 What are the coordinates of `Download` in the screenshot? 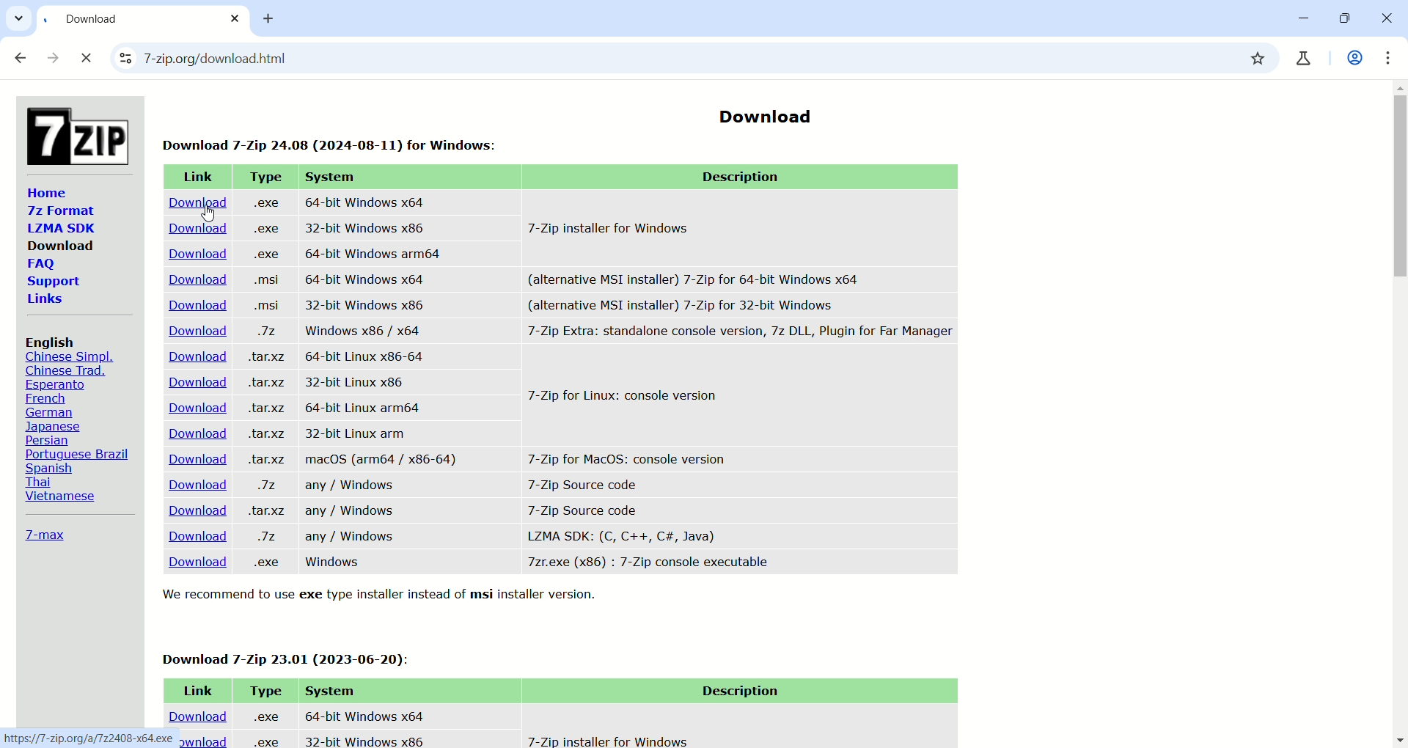 It's located at (194, 510).